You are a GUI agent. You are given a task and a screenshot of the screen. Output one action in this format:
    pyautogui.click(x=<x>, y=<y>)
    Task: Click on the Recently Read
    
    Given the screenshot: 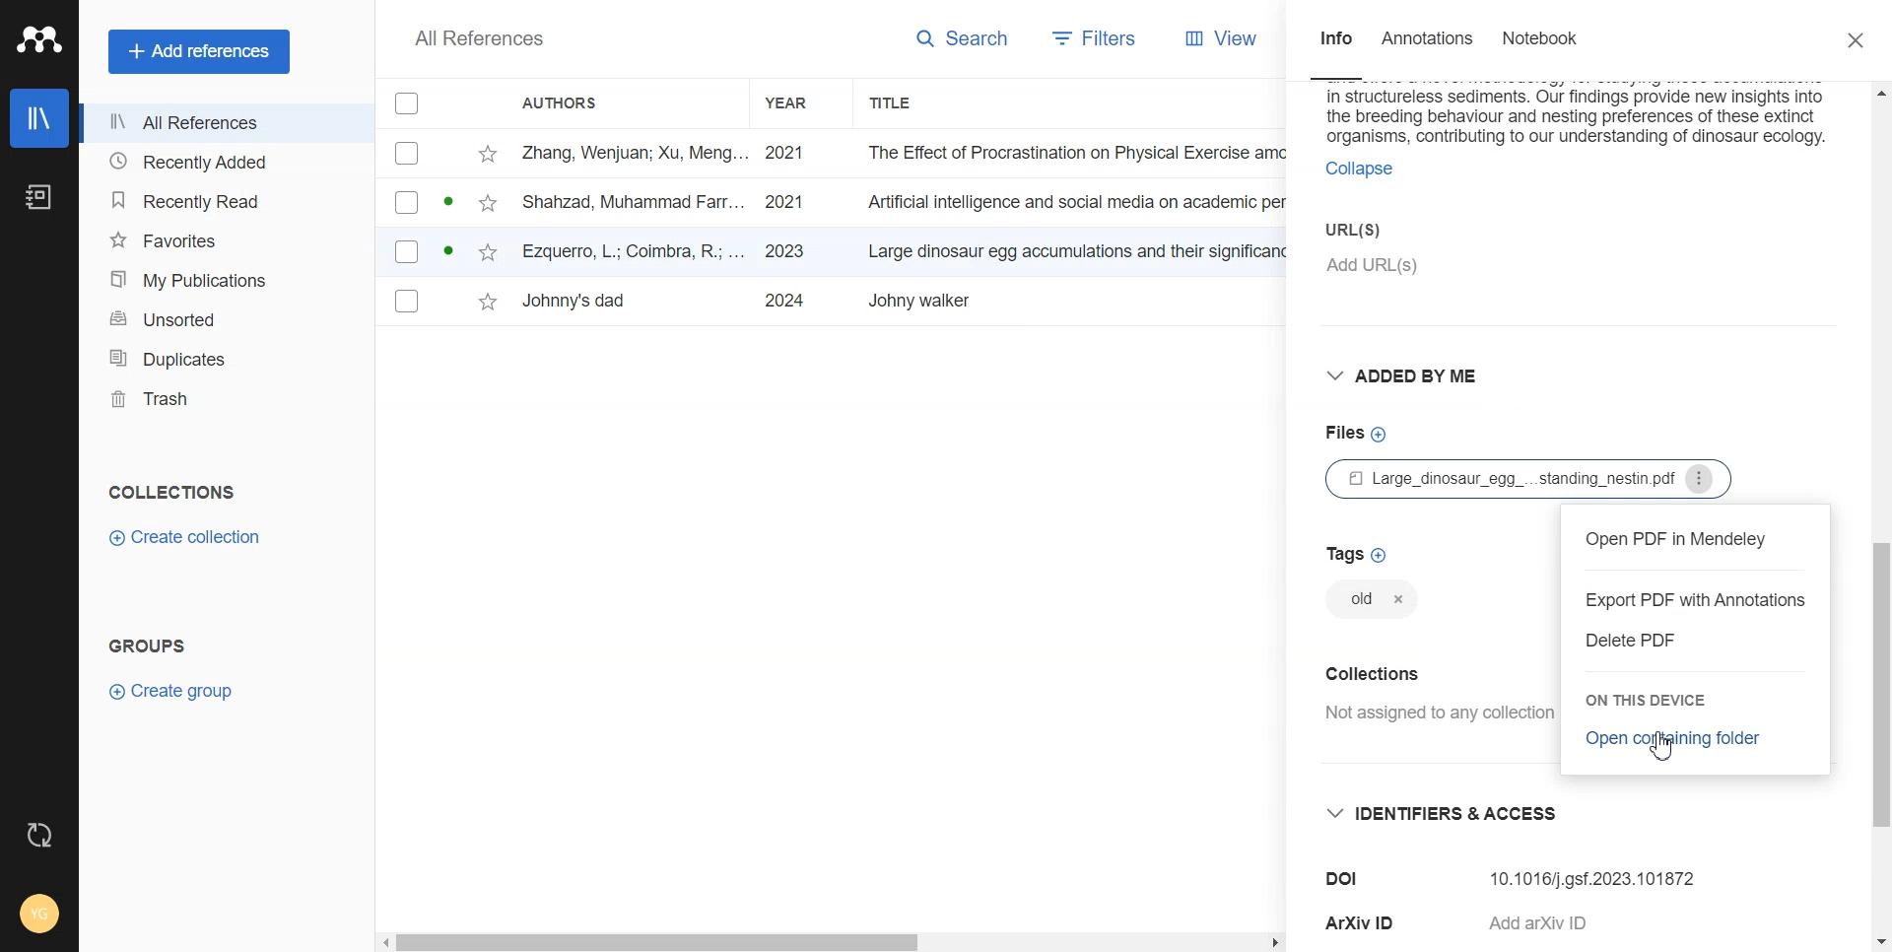 What is the action you would take?
    pyautogui.click(x=218, y=197)
    